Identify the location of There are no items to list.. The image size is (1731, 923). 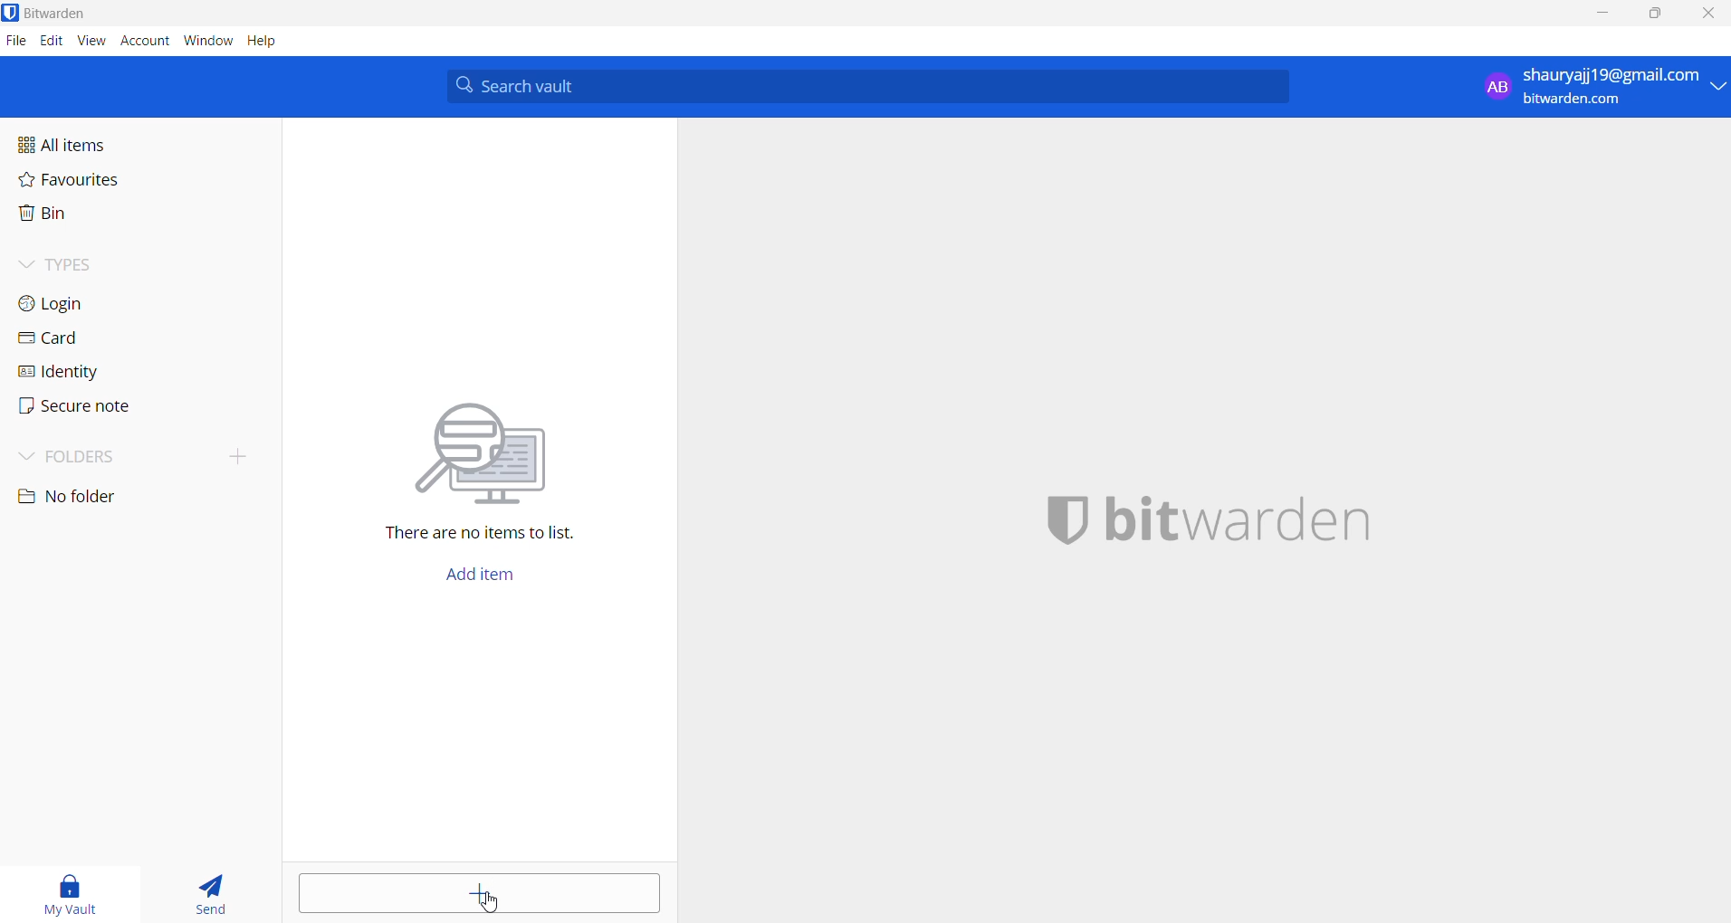
(489, 536).